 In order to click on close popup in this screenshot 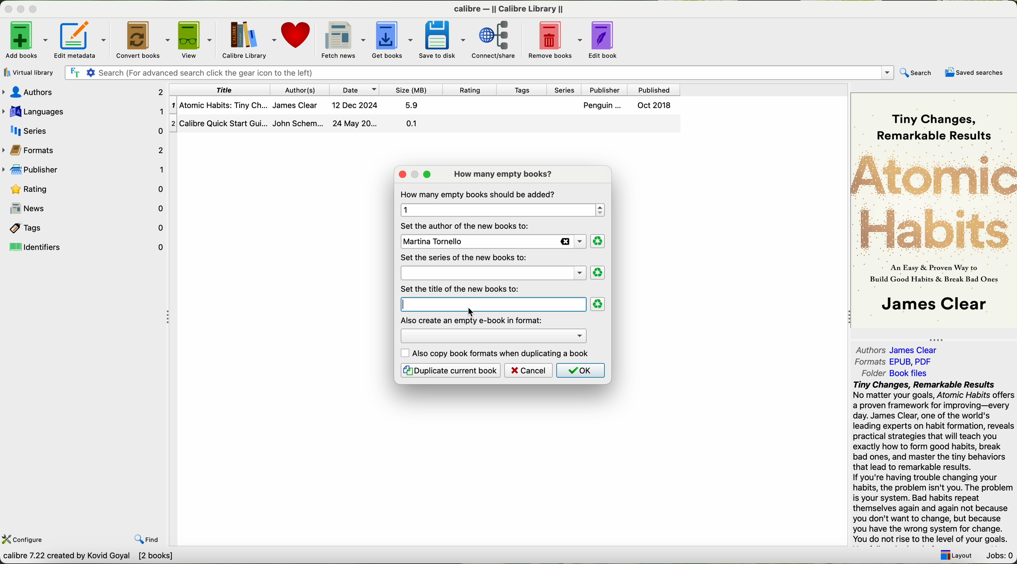, I will do `click(400, 173)`.